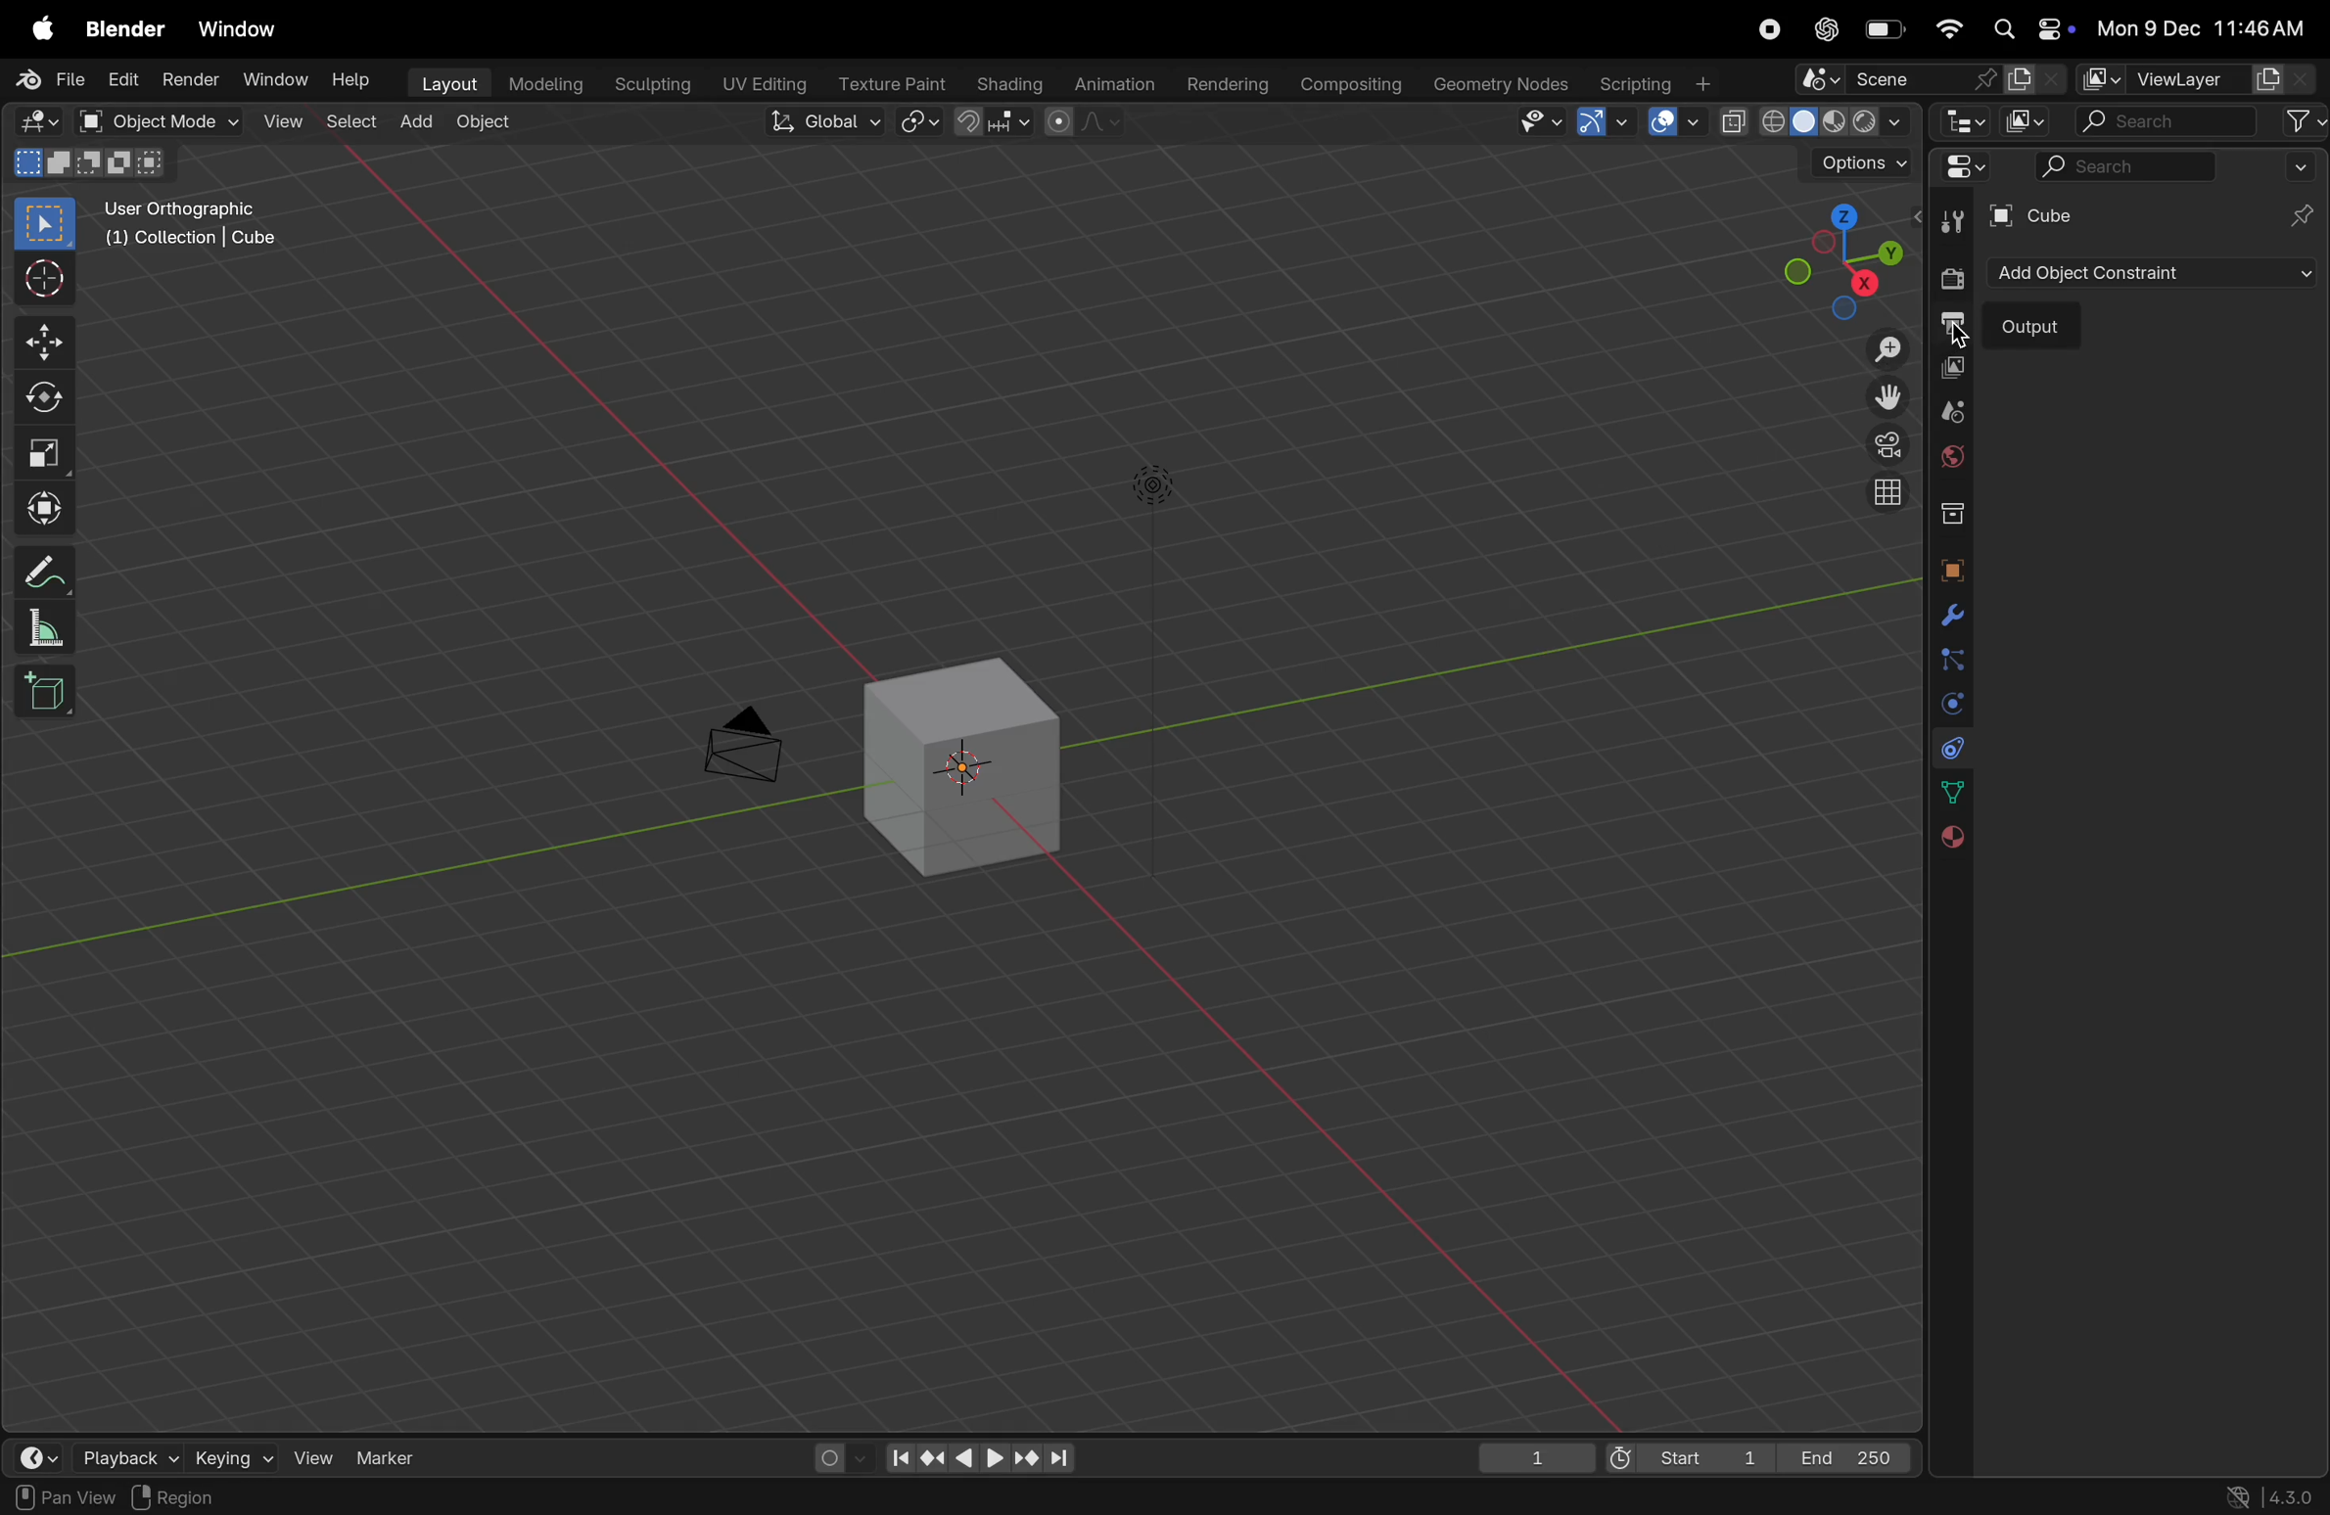 This screenshot has width=2330, height=1515. Describe the element at coordinates (41, 453) in the screenshot. I see `scale` at that location.